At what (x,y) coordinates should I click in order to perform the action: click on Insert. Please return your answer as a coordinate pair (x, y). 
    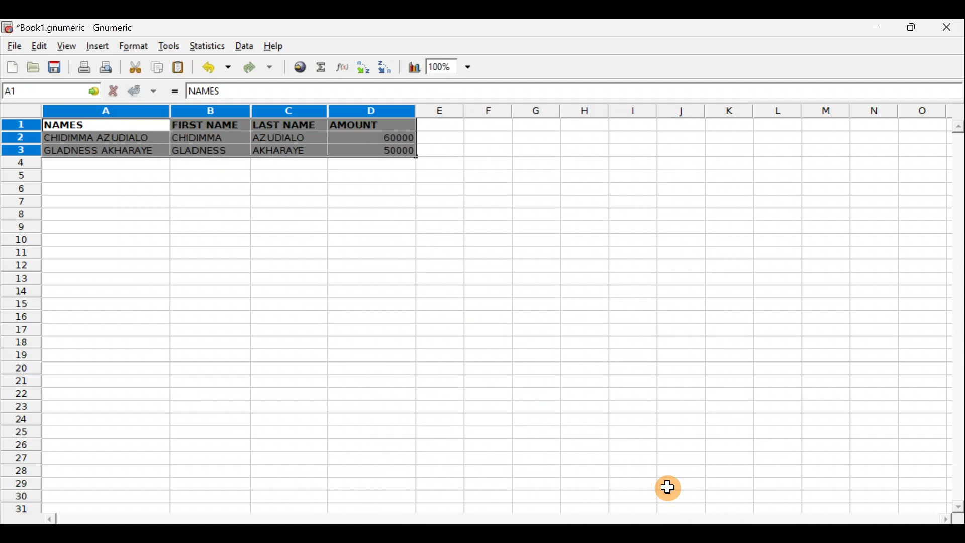
    Looking at the image, I should click on (100, 46).